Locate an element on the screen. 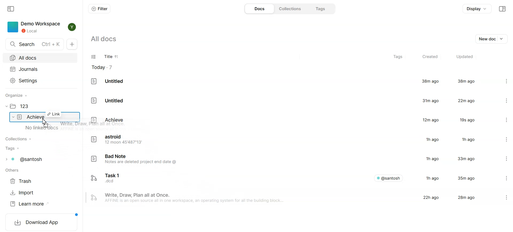 Image resolution: width=513 pixels, height=232 pixels. Doc file is located at coordinates (287, 120).